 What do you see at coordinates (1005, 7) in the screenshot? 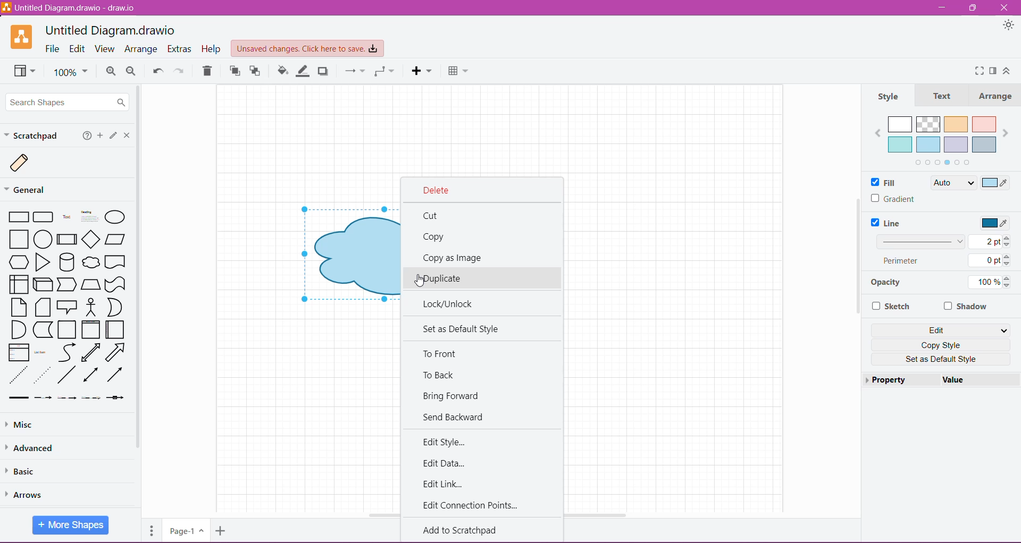
I see `Close` at bounding box center [1005, 7].